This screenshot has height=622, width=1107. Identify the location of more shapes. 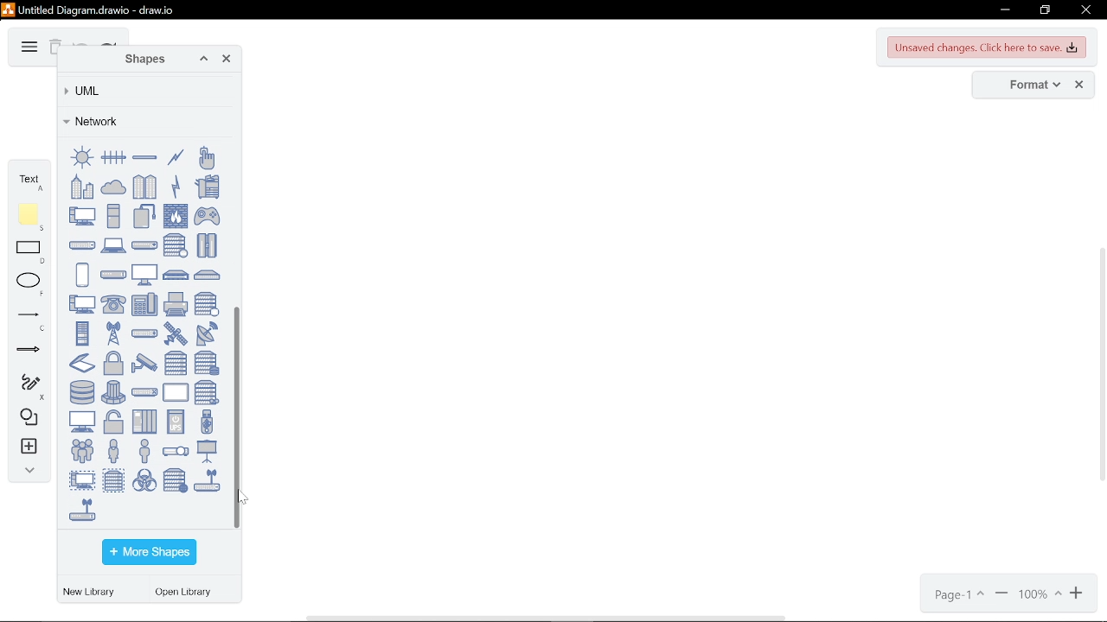
(149, 553).